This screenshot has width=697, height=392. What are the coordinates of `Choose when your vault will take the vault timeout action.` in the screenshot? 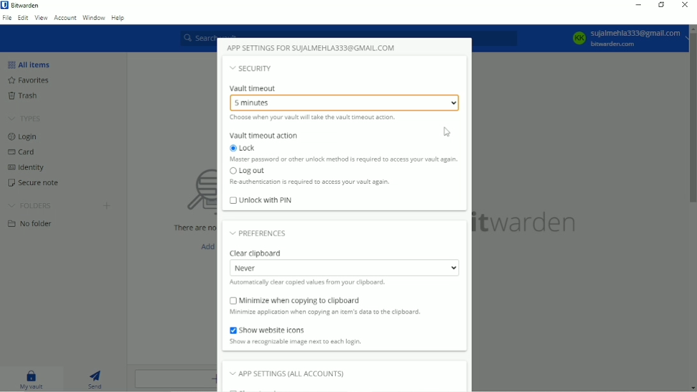 It's located at (310, 119).